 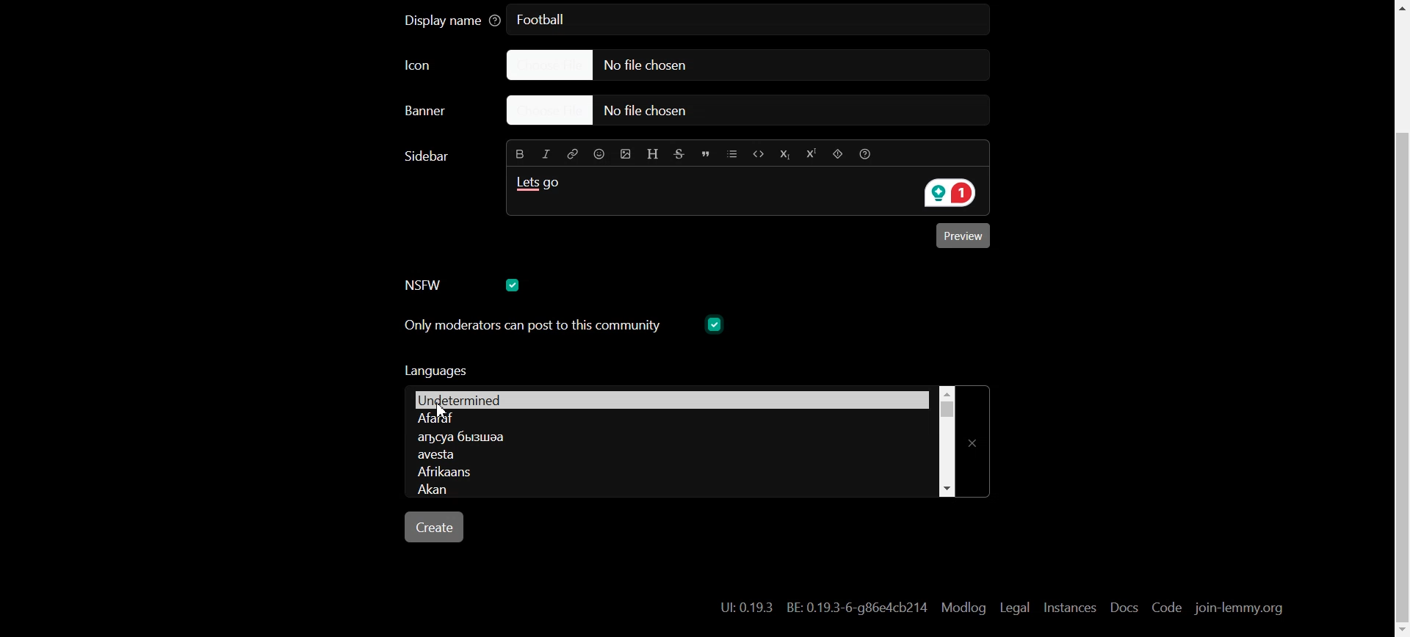 What do you see at coordinates (1069, 607) in the screenshot?
I see `Instance` at bounding box center [1069, 607].